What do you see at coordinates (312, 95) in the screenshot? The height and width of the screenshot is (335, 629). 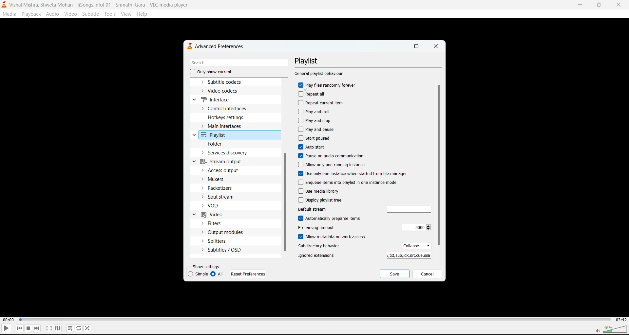 I see `repeat all` at bounding box center [312, 95].